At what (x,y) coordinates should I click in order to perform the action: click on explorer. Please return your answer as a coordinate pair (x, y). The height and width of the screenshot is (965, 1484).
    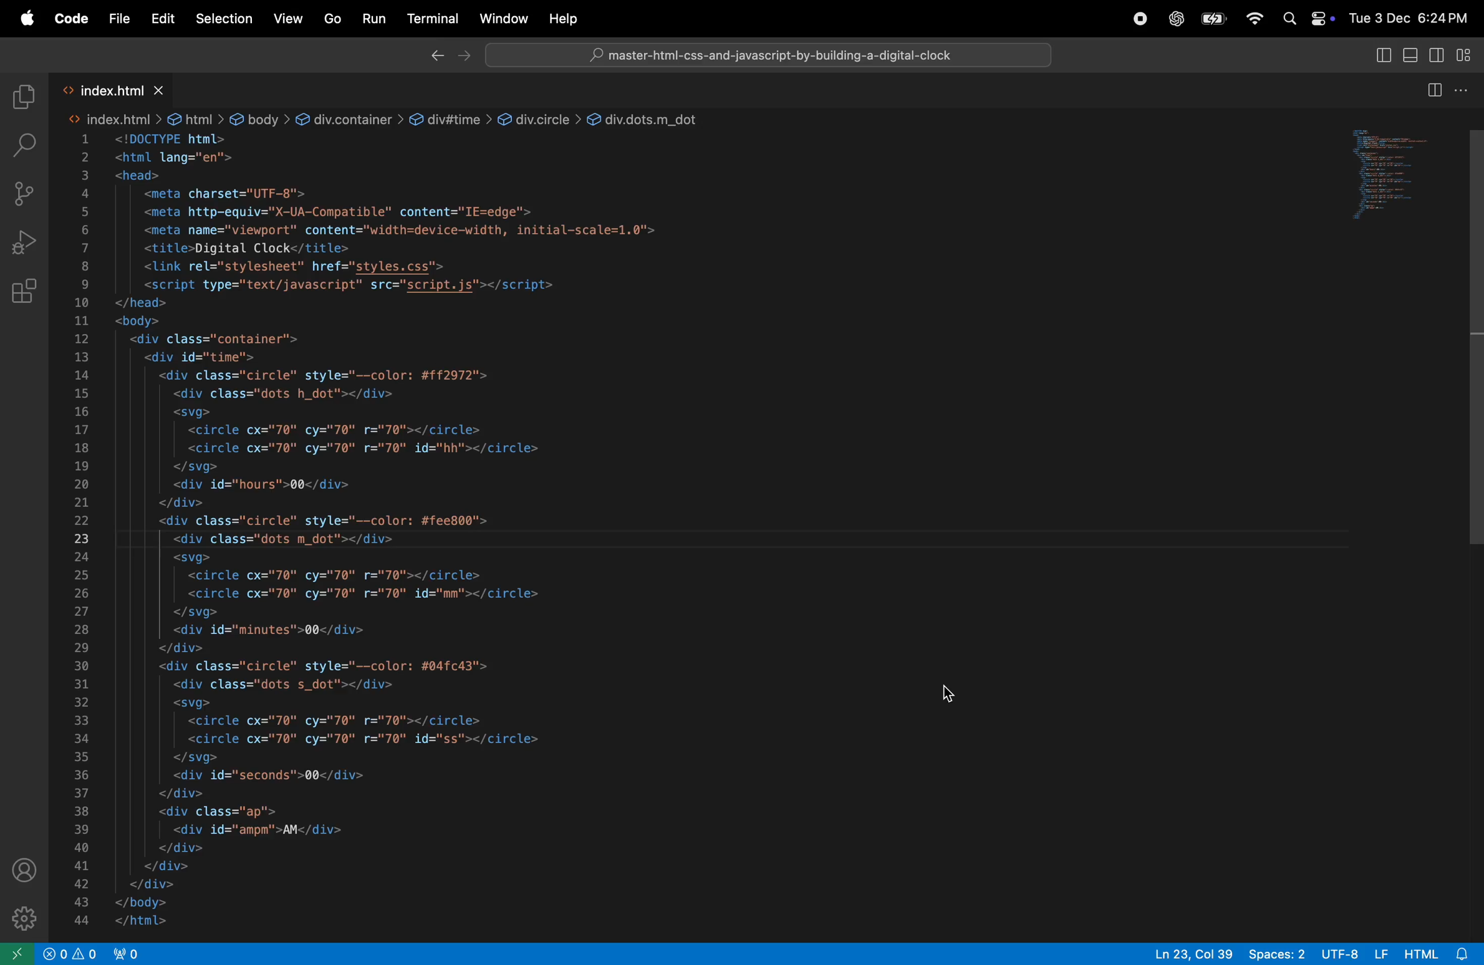
    Looking at the image, I should click on (24, 91).